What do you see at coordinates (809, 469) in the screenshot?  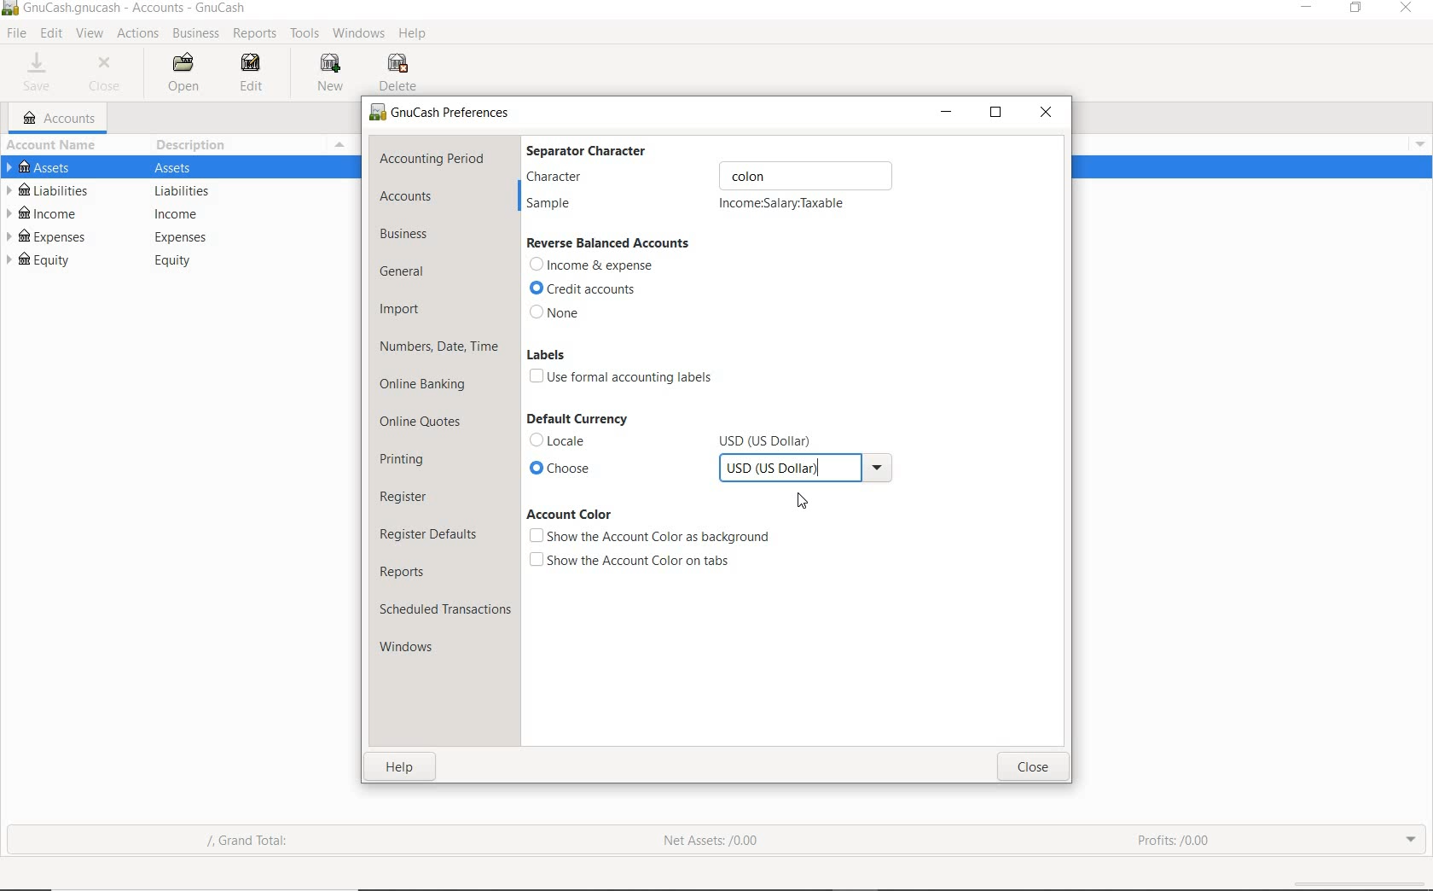 I see `USD (US DOLLAR) SELECTED` at bounding box center [809, 469].